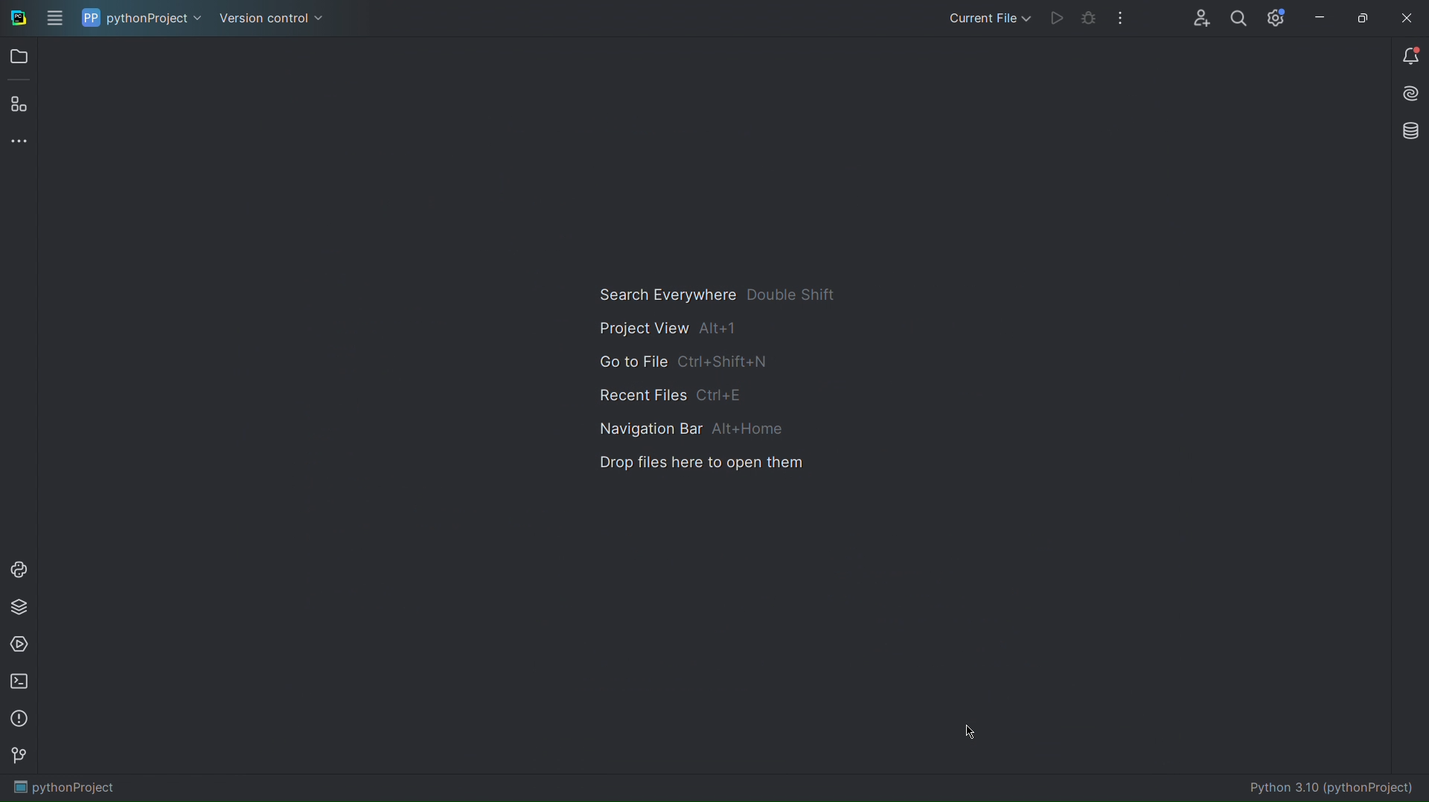 The image size is (1429, 802). What do you see at coordinates (717, 295) in the screenshot?
I see `Search Everywhere Double Shift` at bounding box center [717, 295].